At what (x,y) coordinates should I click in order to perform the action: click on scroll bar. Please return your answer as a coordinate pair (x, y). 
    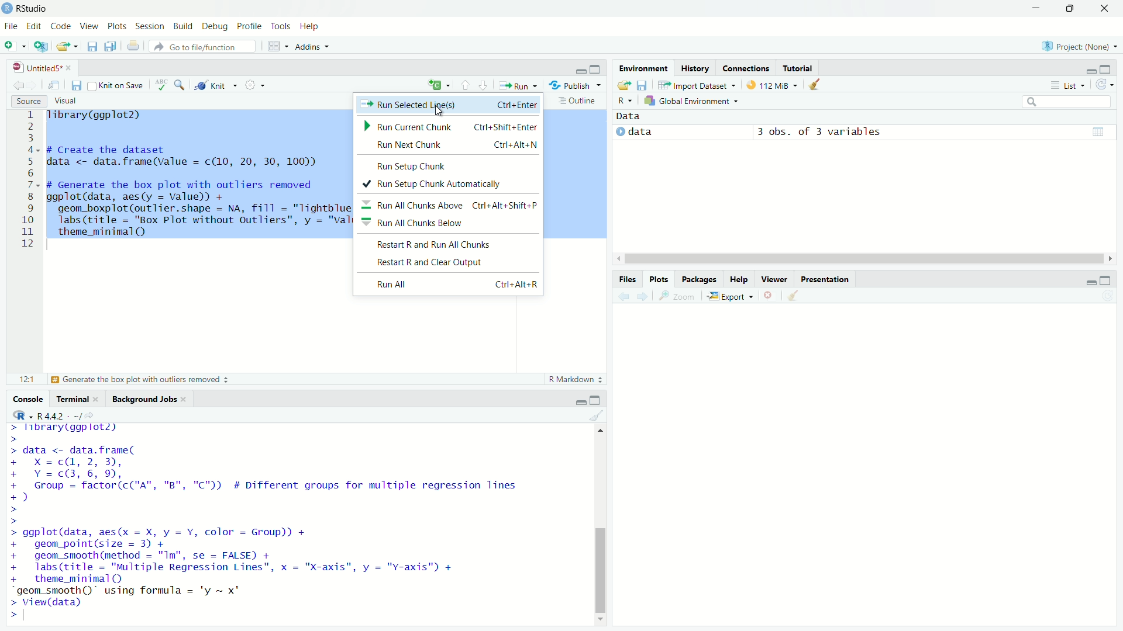
    Looking at the image, I should click on (853, 257).